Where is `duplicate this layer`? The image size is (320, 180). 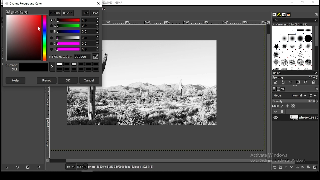
duplicate this layer is located at coordinates (297, 167).